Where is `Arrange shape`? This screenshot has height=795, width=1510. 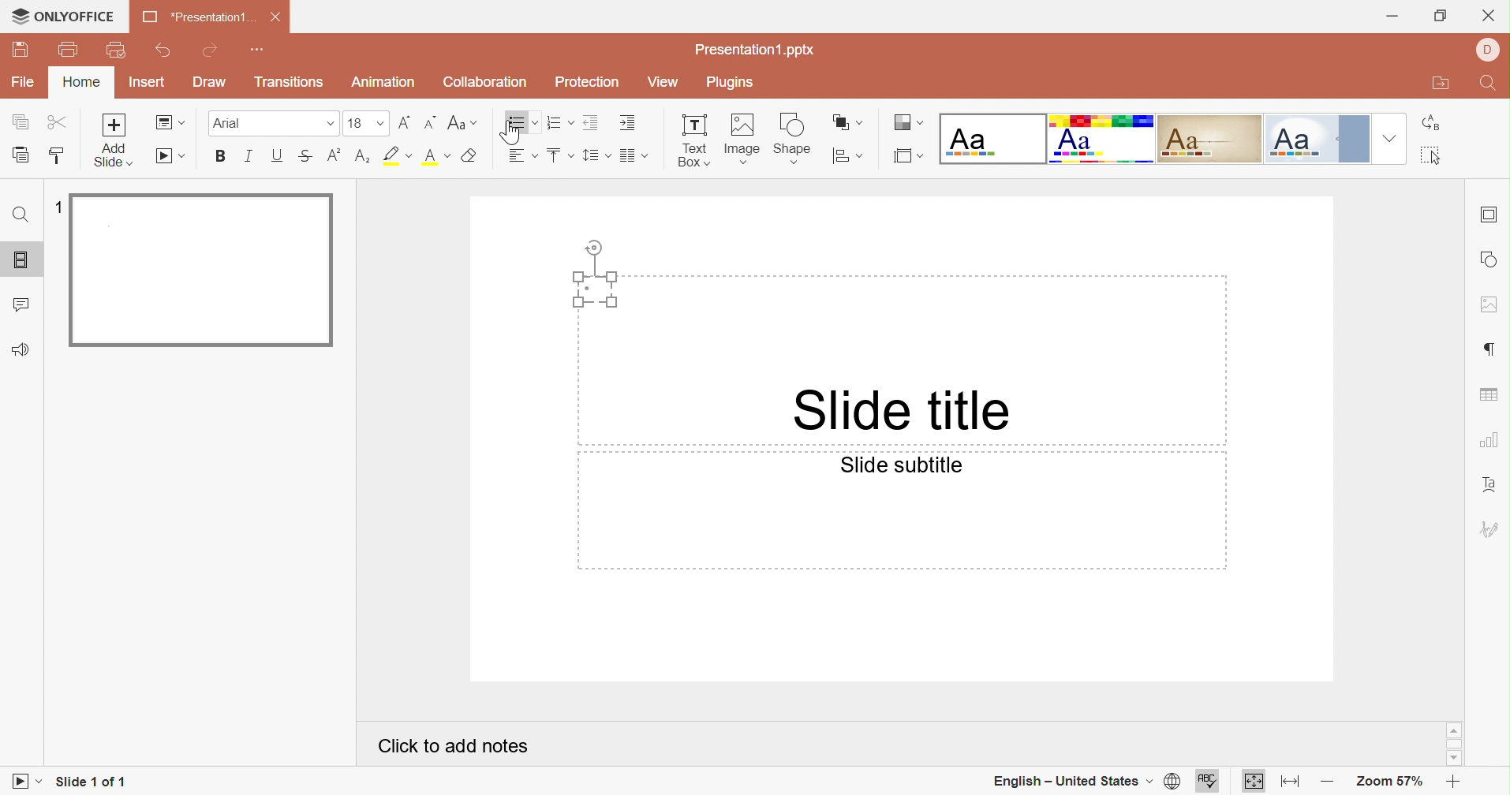 Arrange shape is located at coordinates (848, 121).